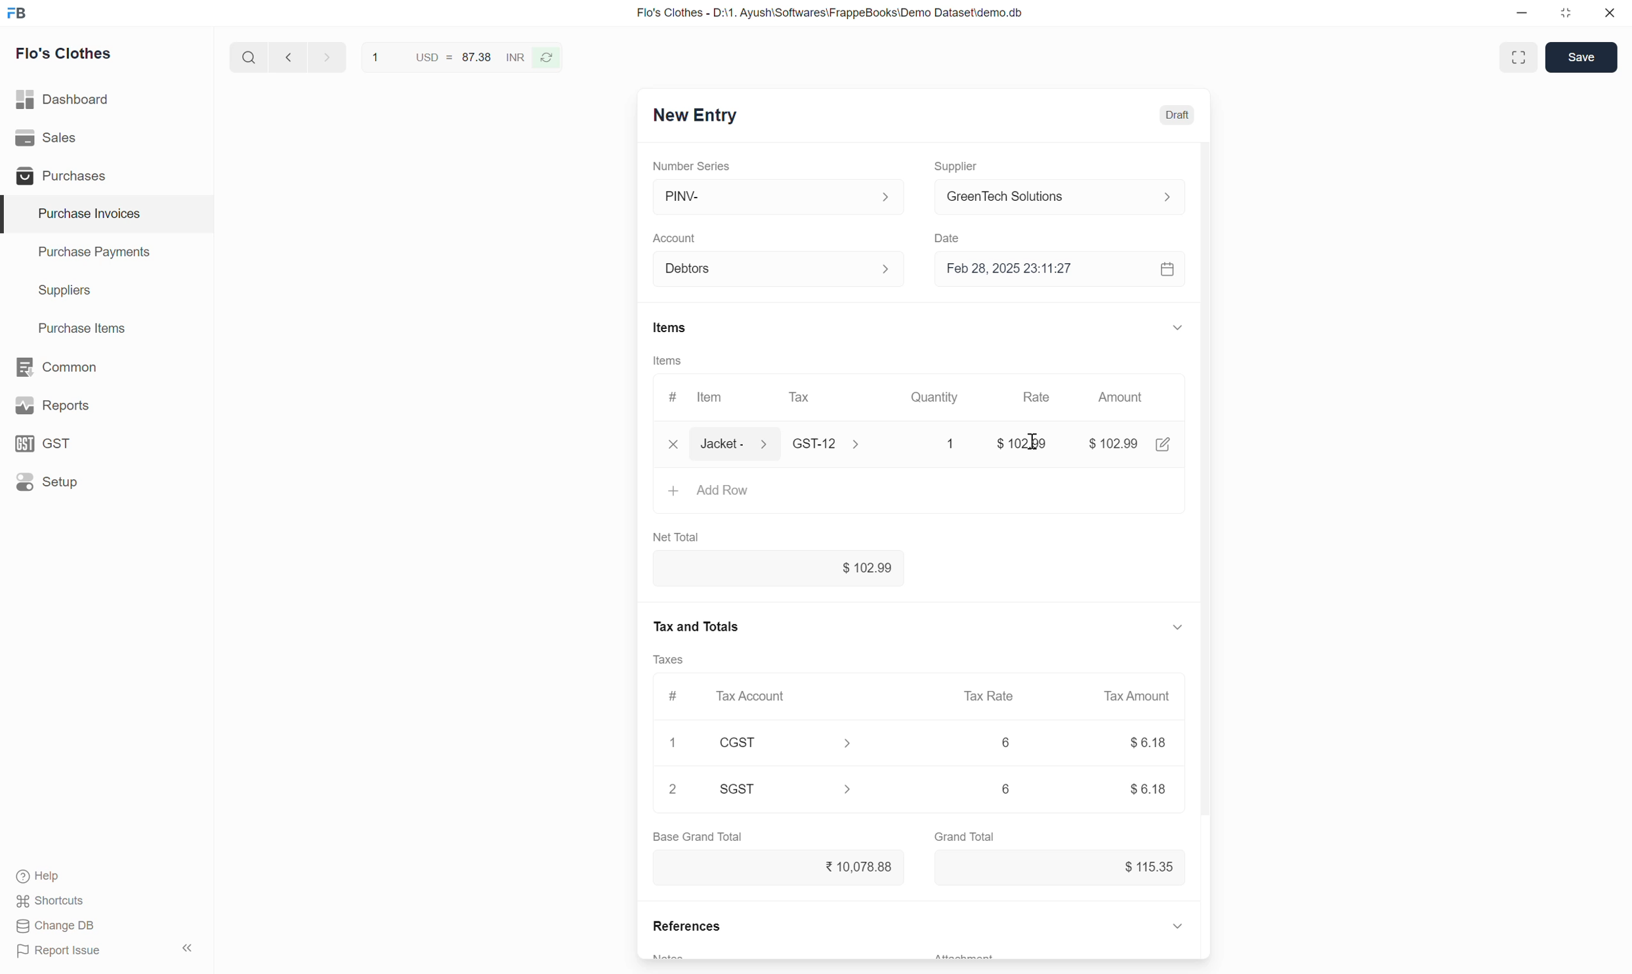  I want to click on Tax Amount, so click(1139, 696).